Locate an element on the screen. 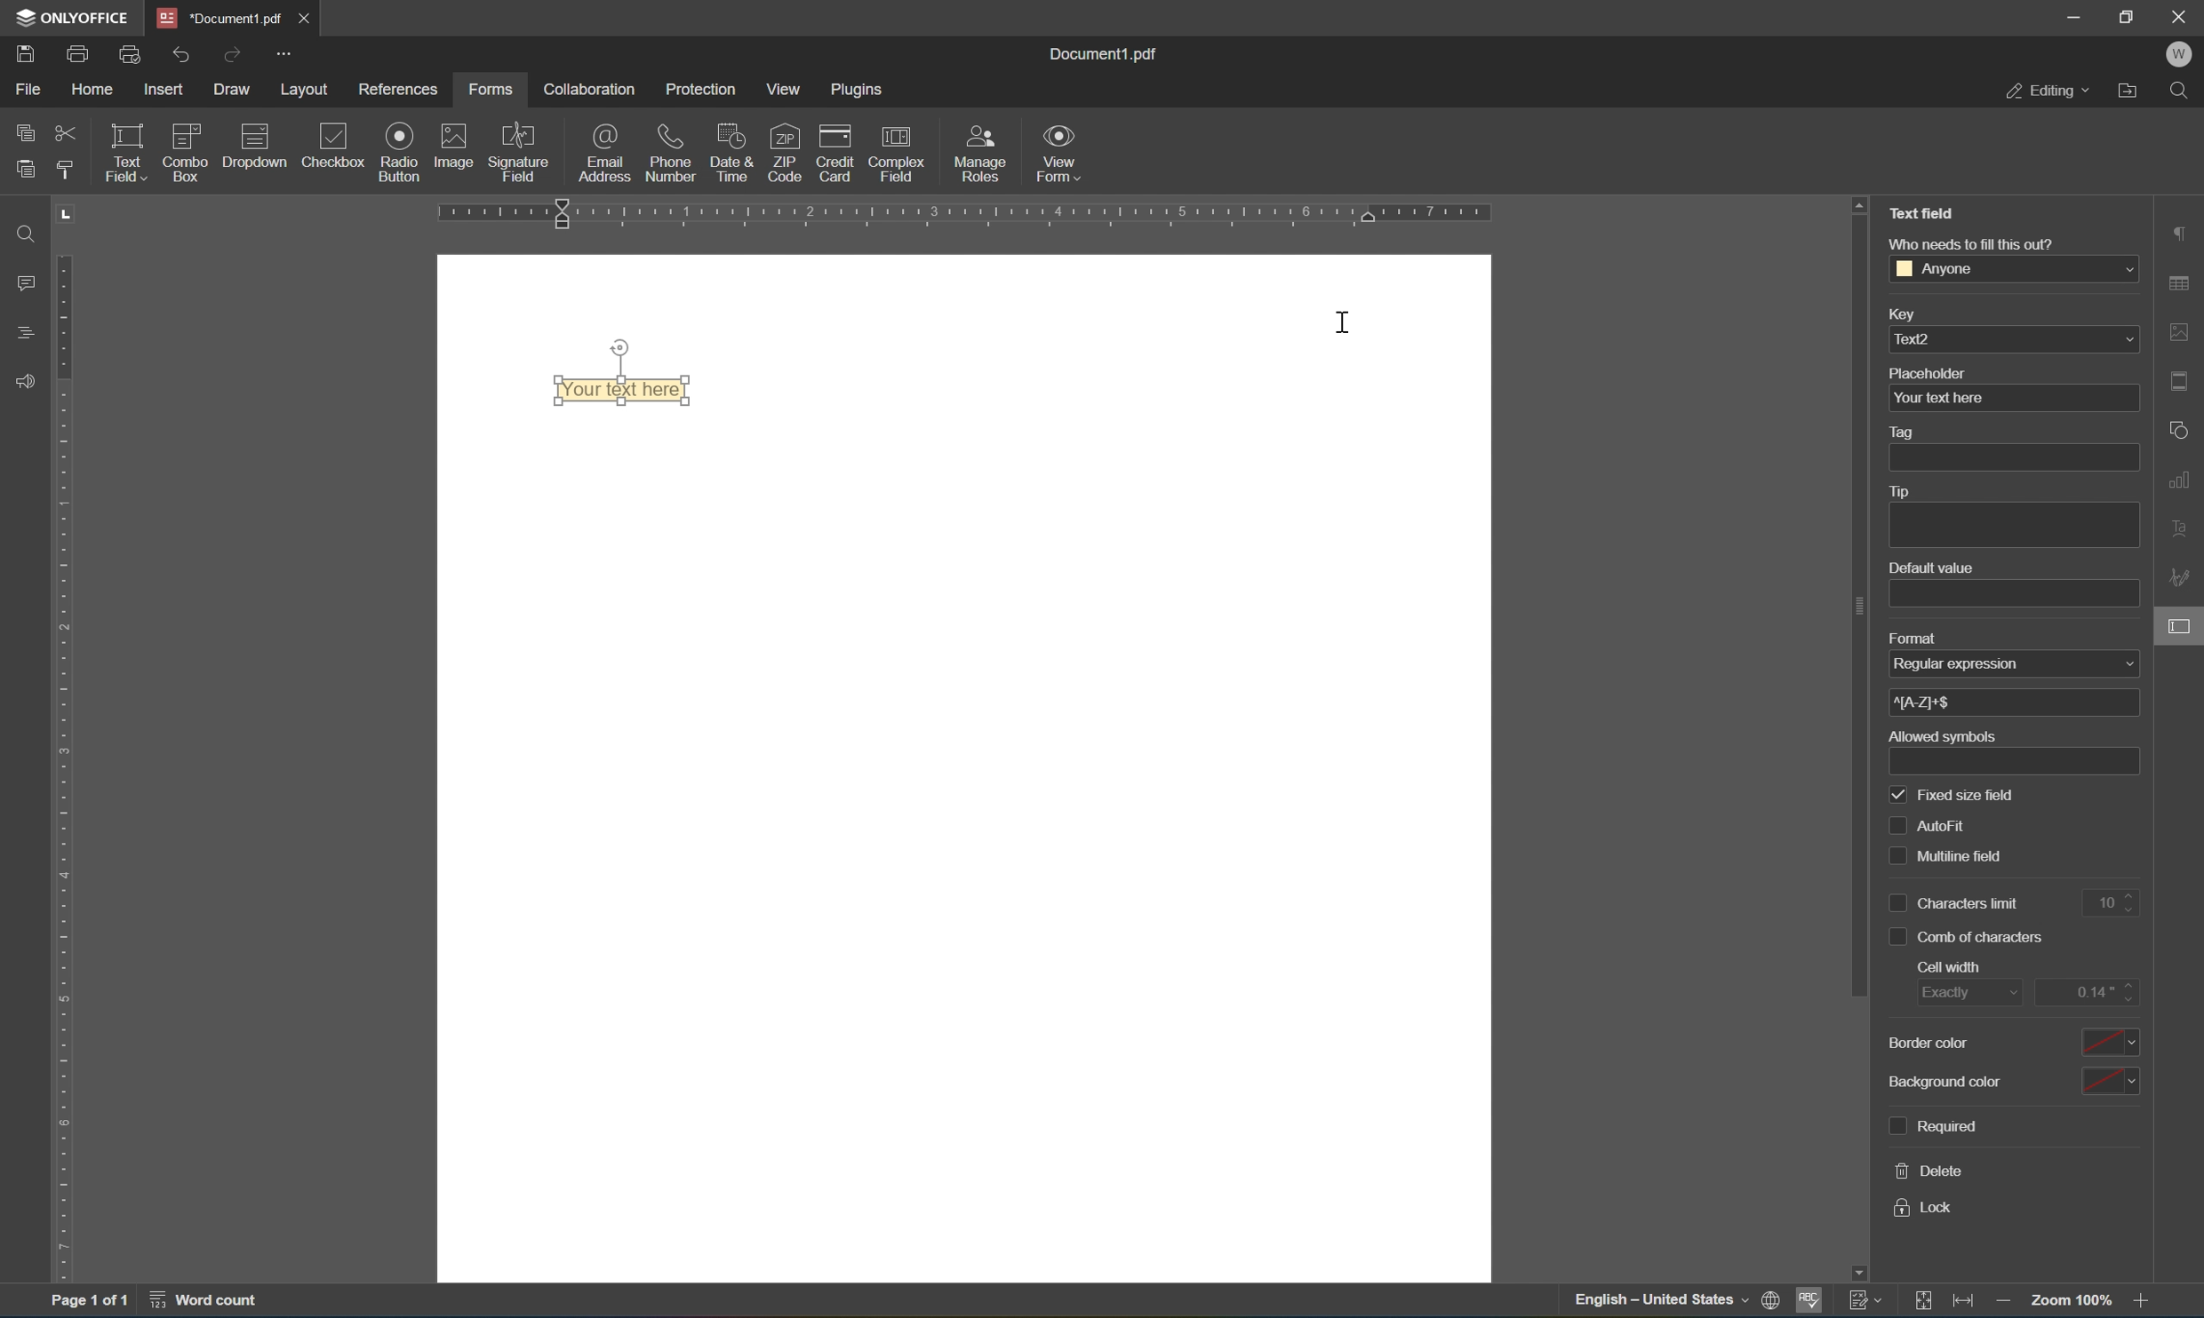 The image size is (2204, 1318). dropdown is located at coordinates (253, 151).